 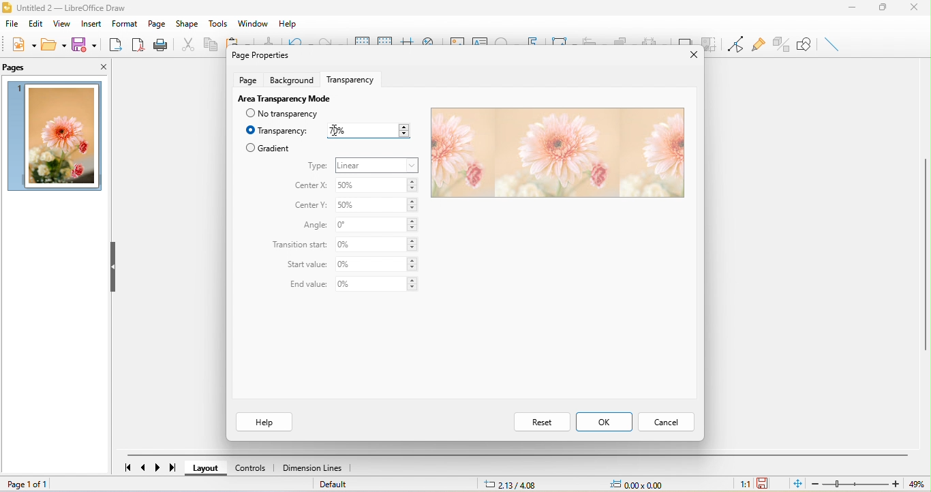 I want to click on angle, so click(x=312, y=226).